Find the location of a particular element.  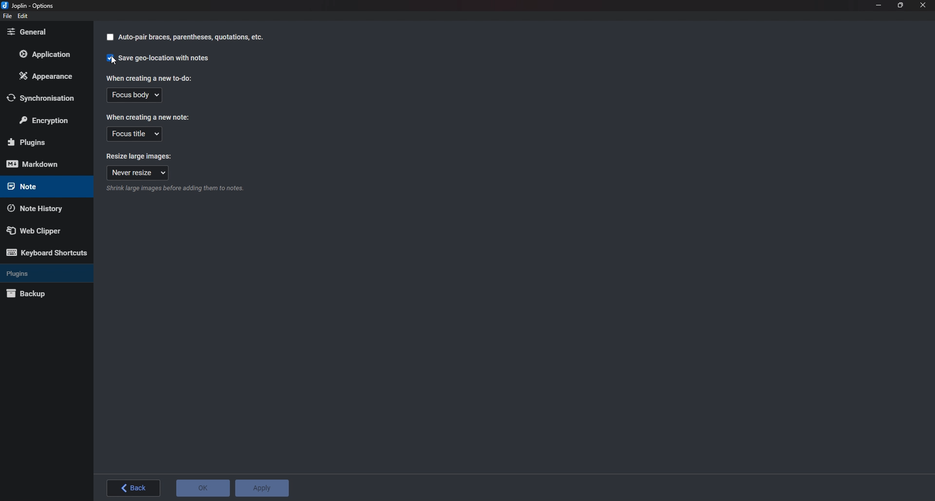

Note history is located at coordinates (44, 208).